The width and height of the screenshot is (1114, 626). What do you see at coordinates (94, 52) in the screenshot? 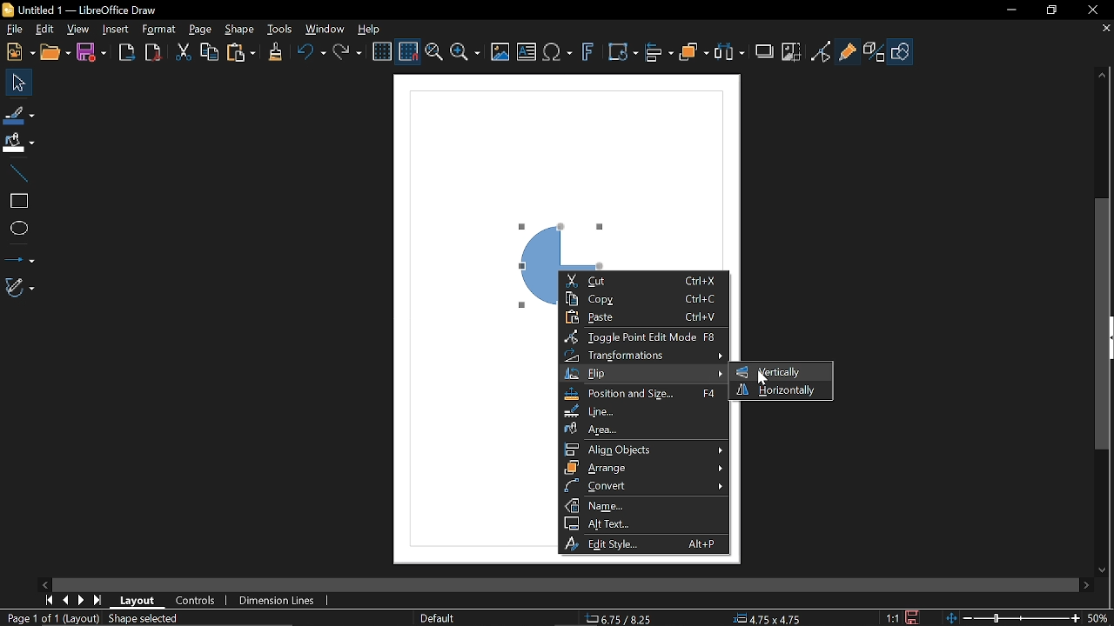
I see `Save` at bounding box center [94, 52].